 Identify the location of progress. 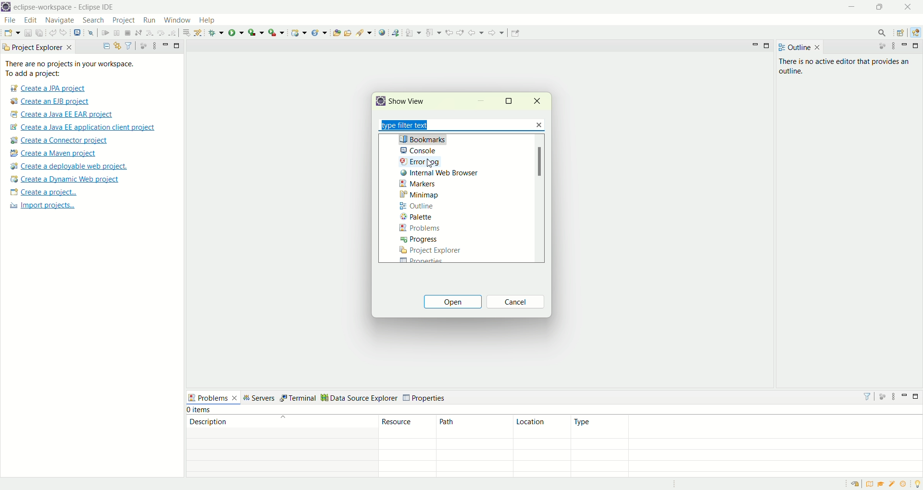
(422, 241).